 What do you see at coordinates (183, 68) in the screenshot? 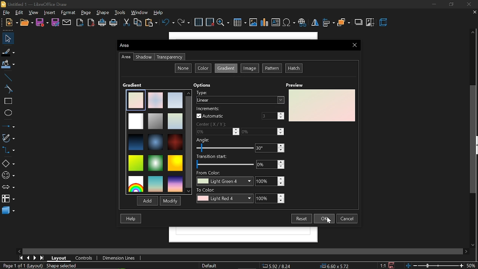
I see `None` at bounding box center [183, 68].